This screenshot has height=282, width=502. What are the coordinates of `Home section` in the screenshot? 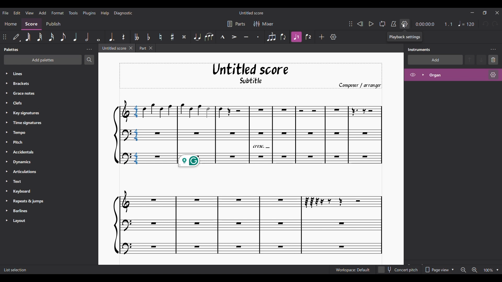 It's located at (10, 24).